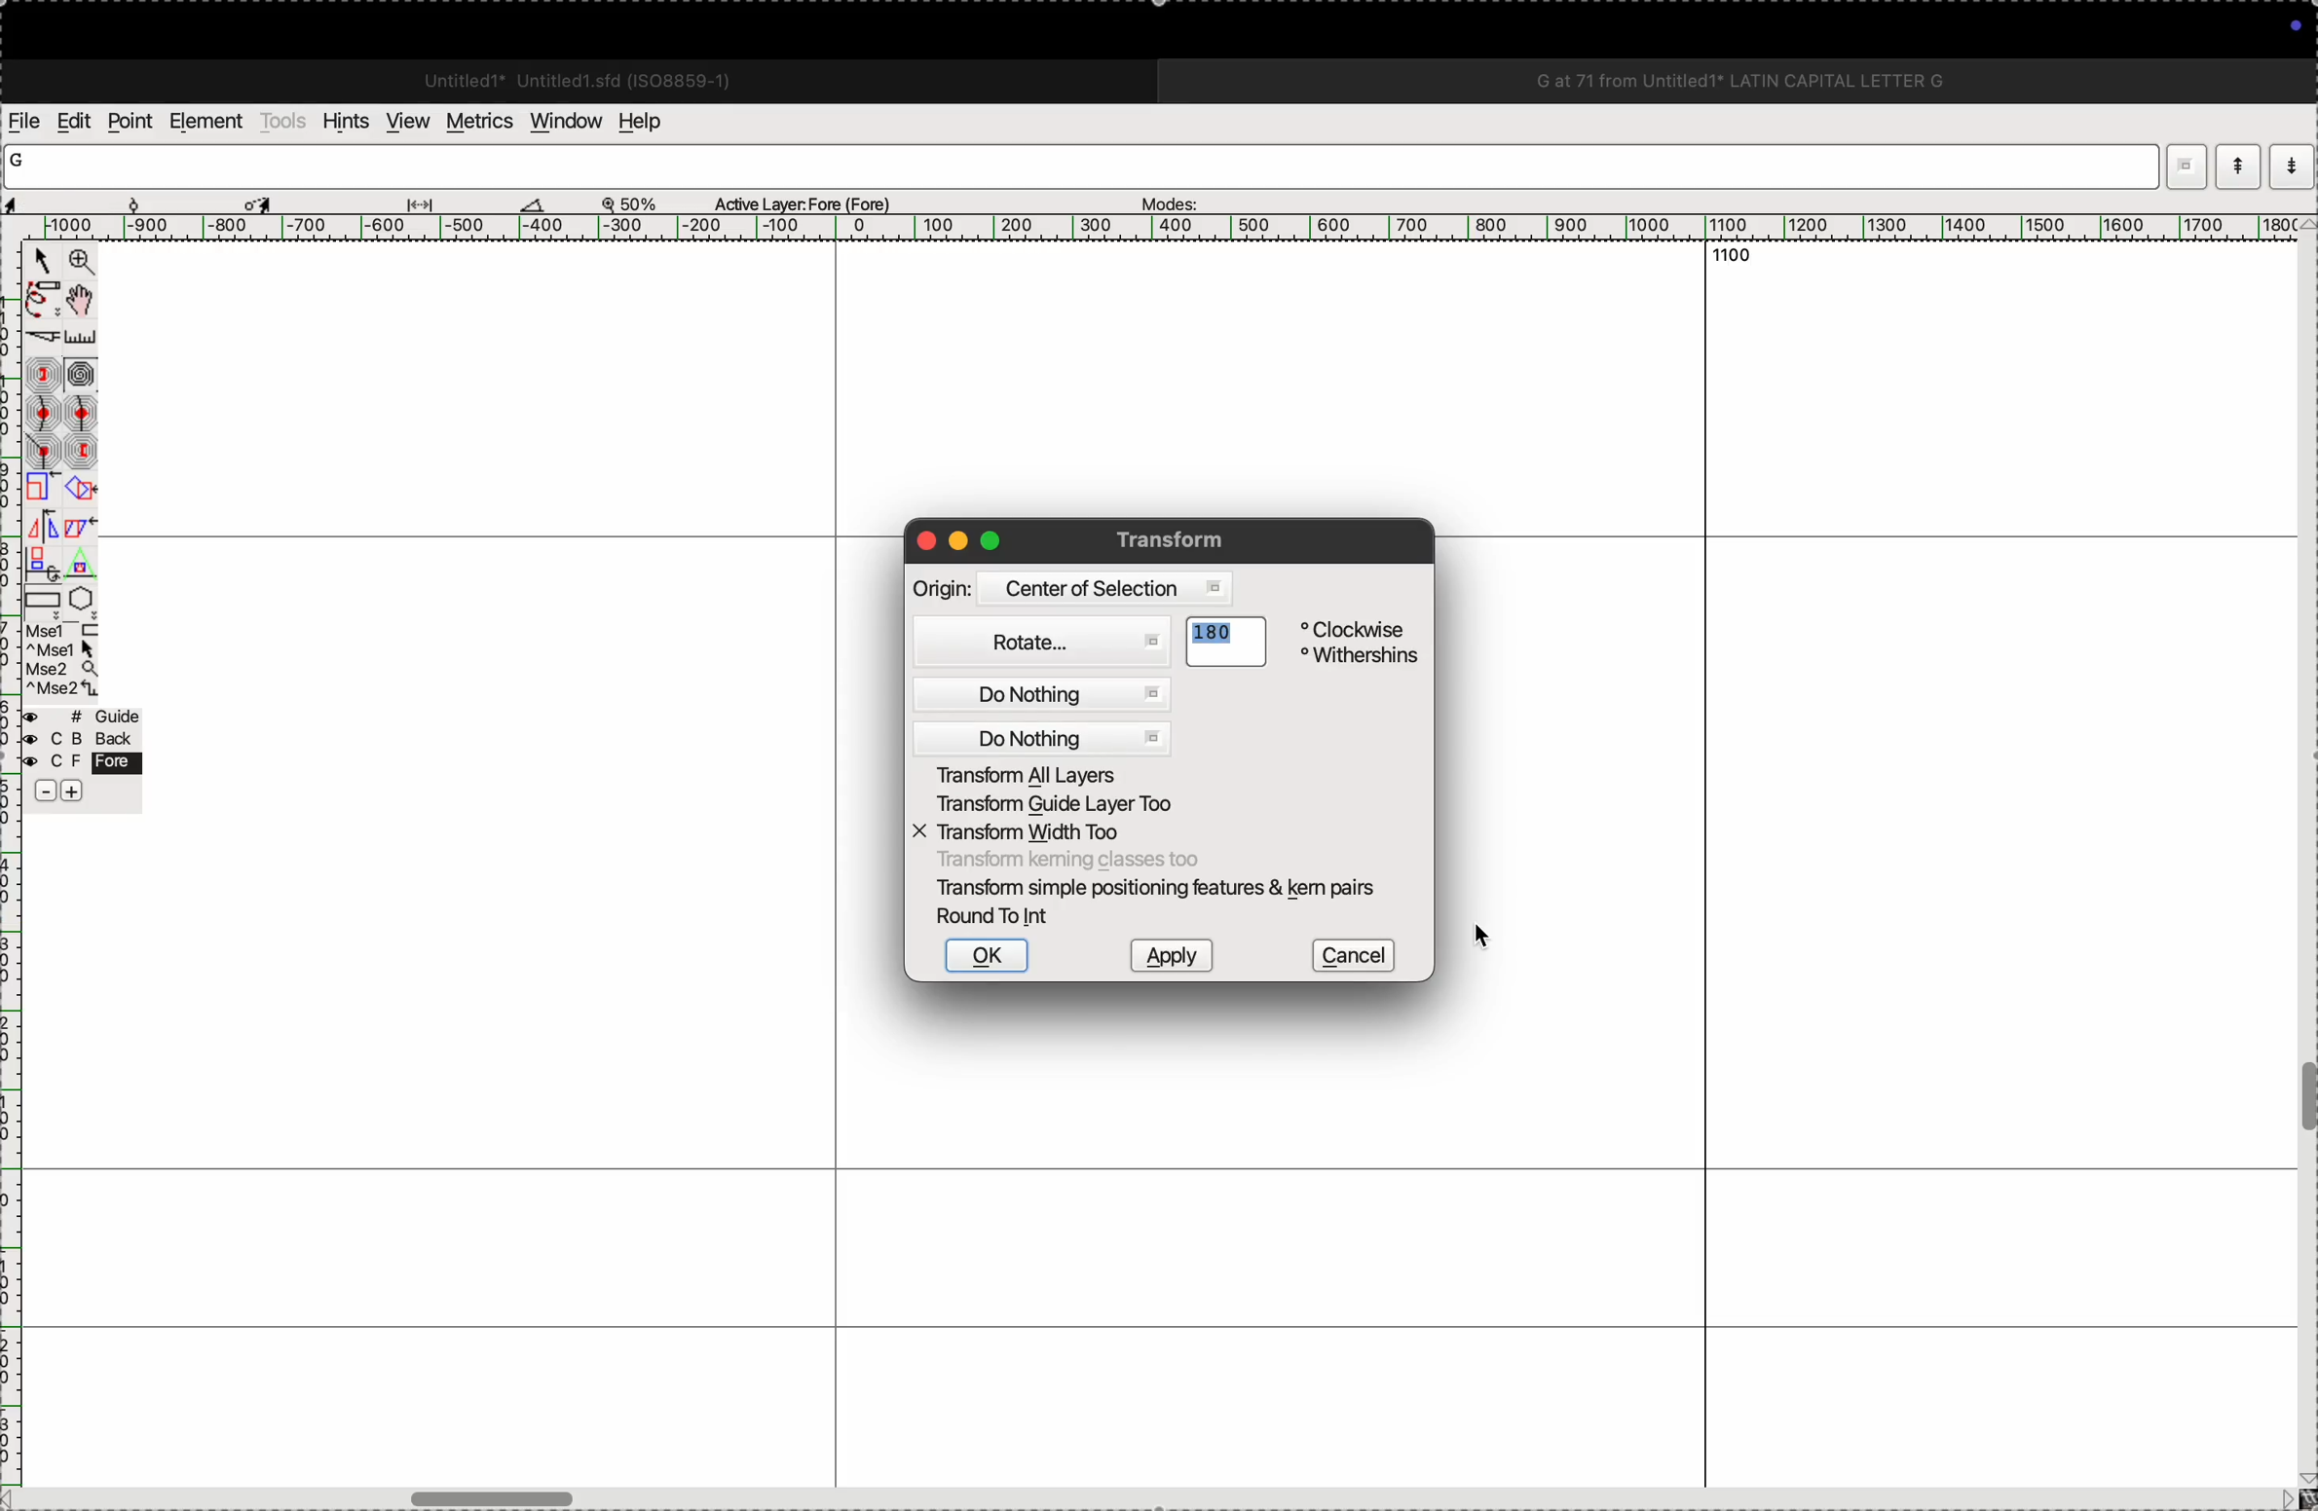  What do you see at coordinates (481, 120) in the screenshot?
I see `metrics` at bounding box center [481, 120].